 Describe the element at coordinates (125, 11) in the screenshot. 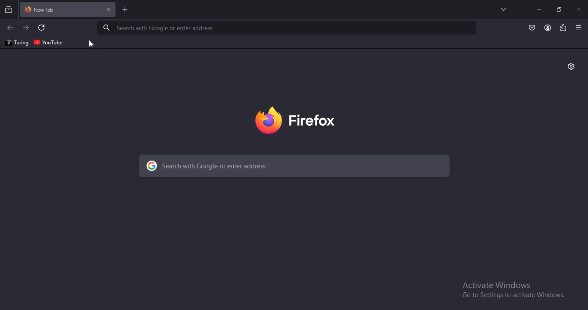

I see `new tab` at that location.